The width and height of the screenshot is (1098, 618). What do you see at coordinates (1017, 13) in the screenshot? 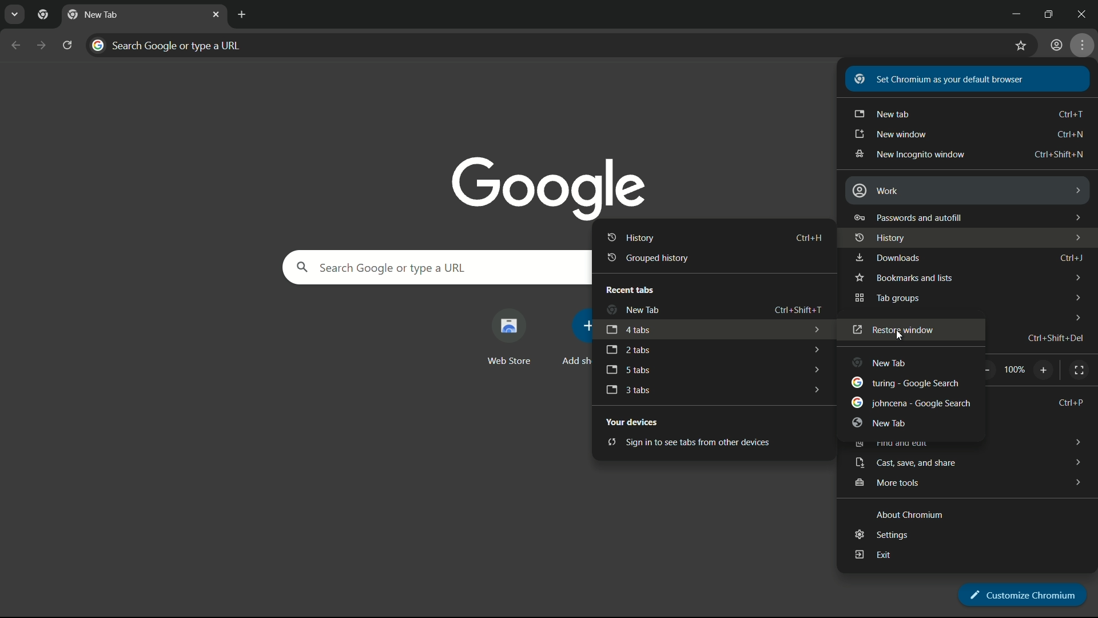
I see `minimize` at bounding box center [1017, 13].